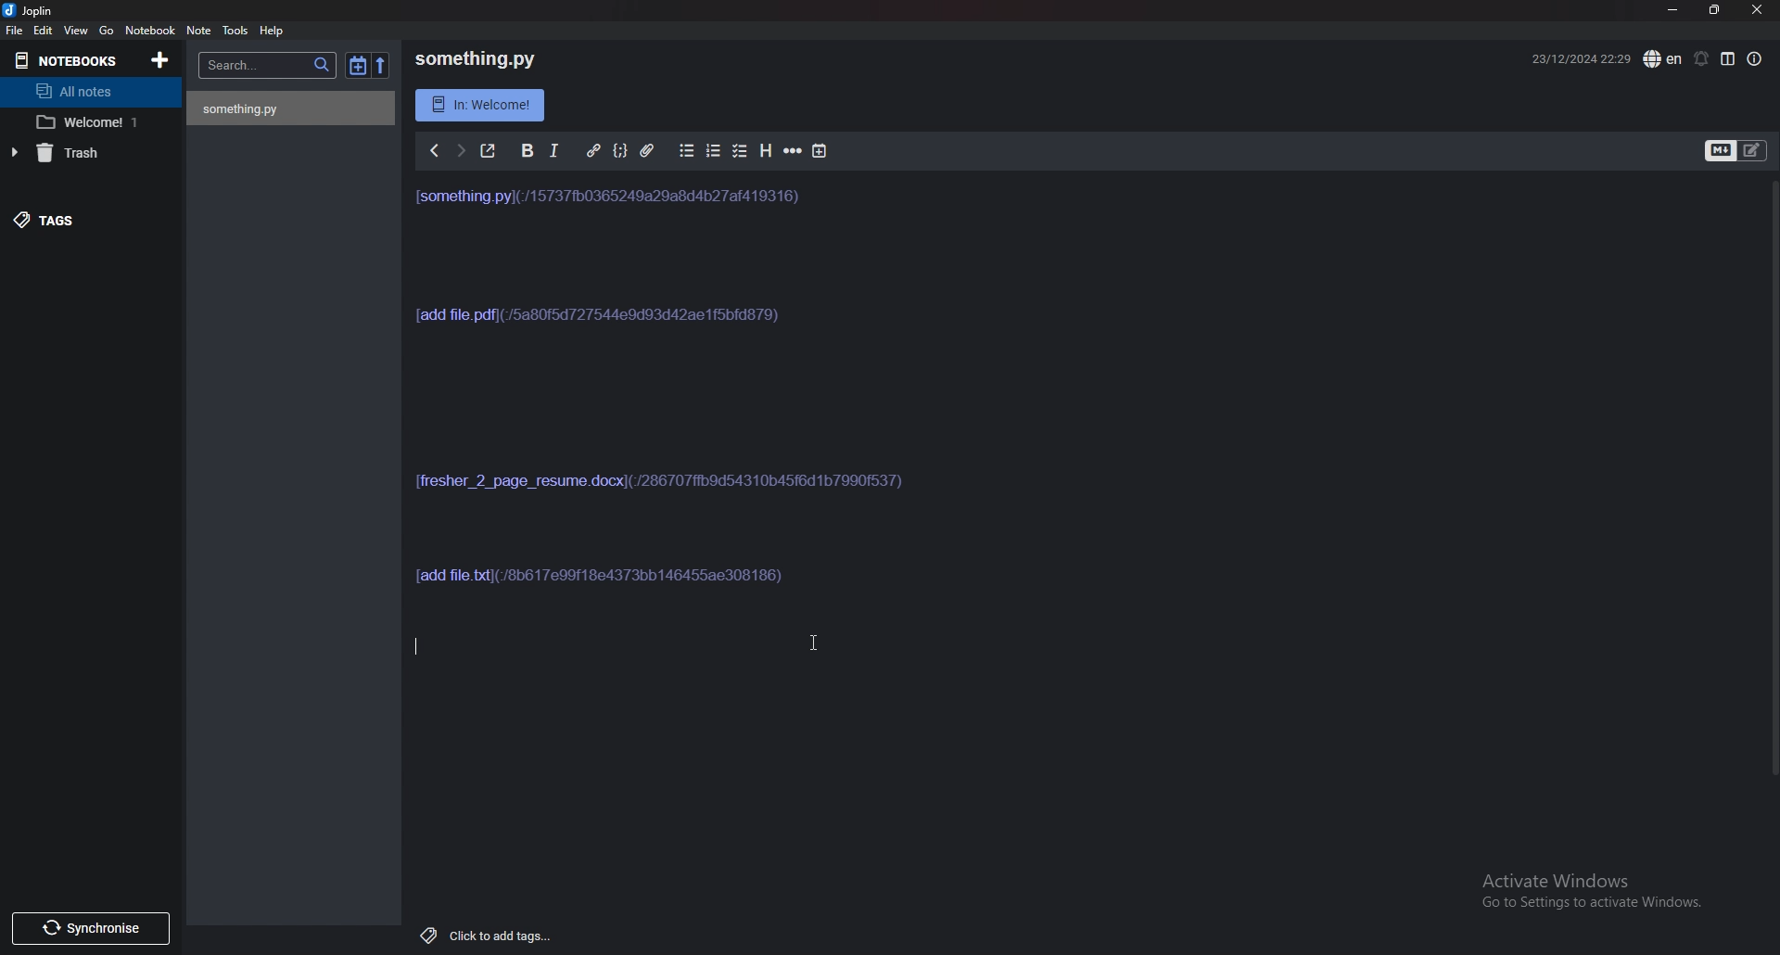  I want to click on joplin, so click(30, 9).